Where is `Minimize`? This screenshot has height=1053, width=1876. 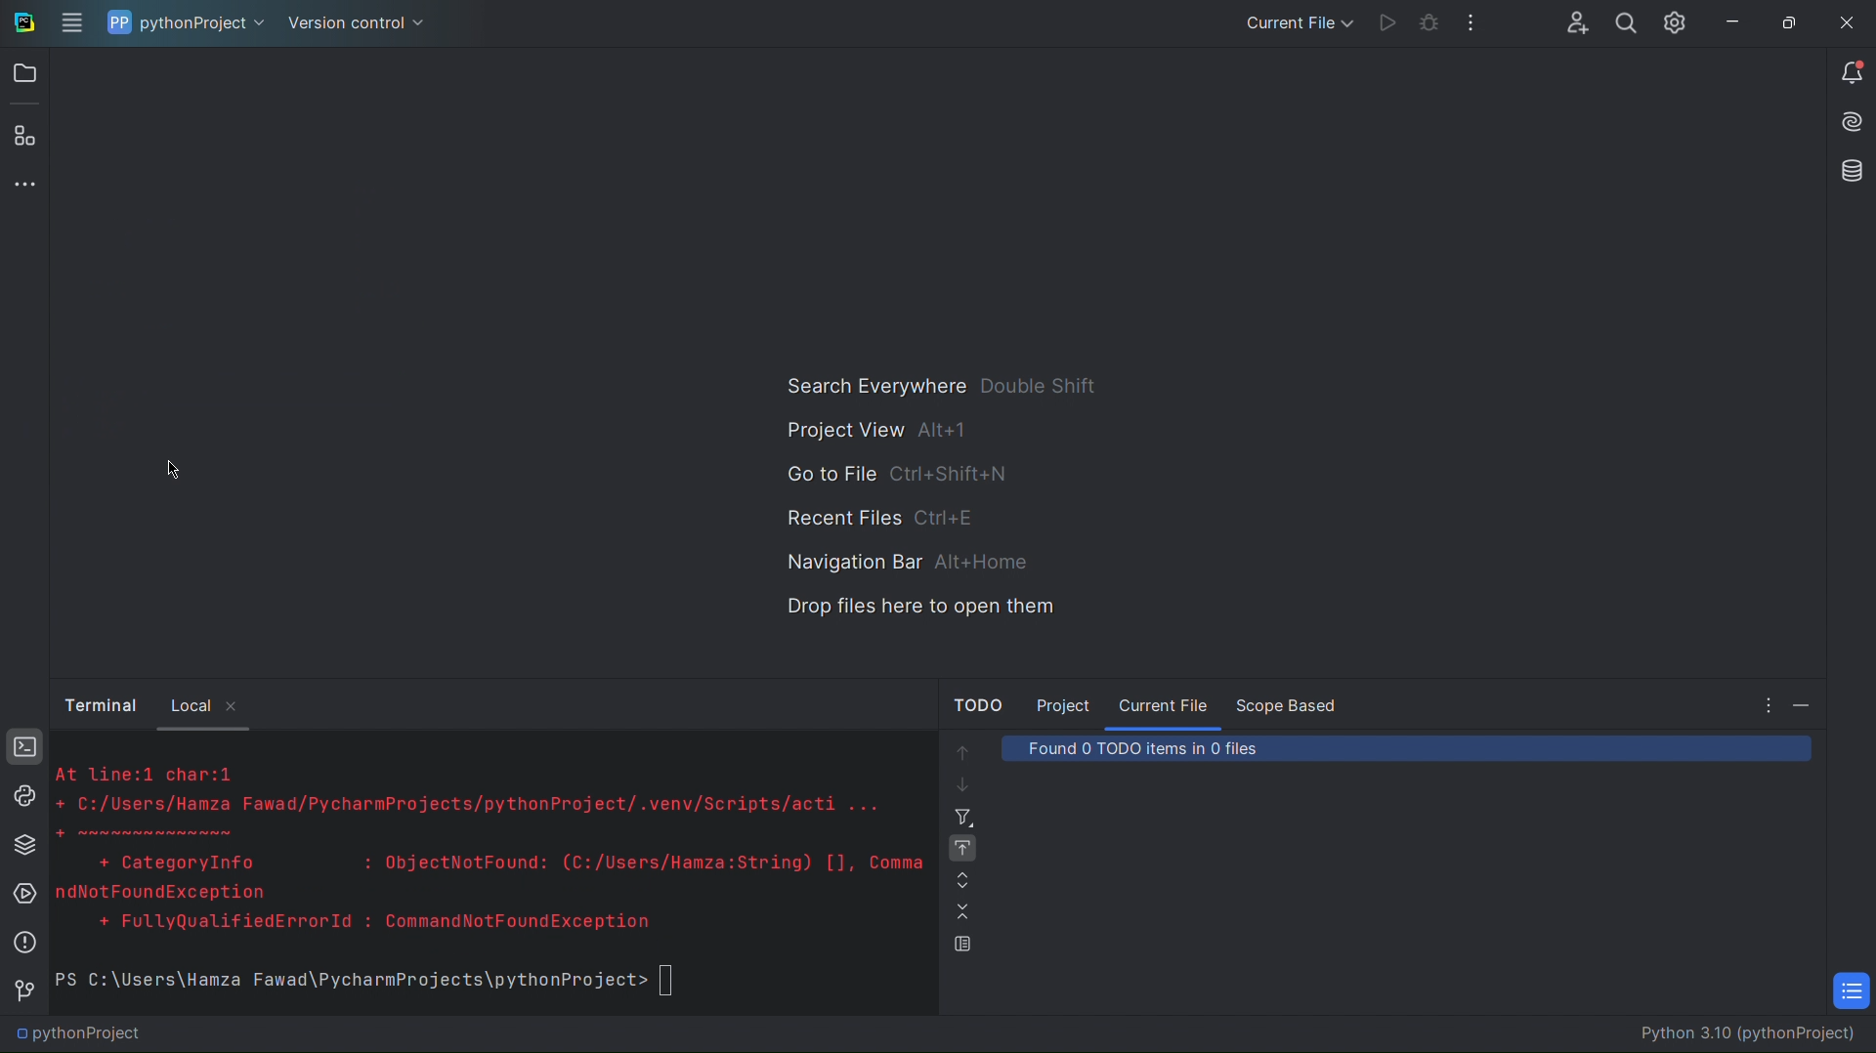 Minimize is located at coordinates (1727, 23).